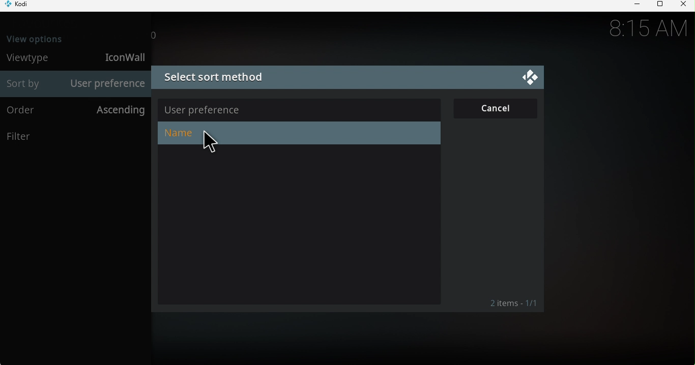 The width and height of the screenshot is (695, 365). What do you see at coordinates (330, 78) in the screenshot?
I see `Select sort method` at bounding box center [330, 78].